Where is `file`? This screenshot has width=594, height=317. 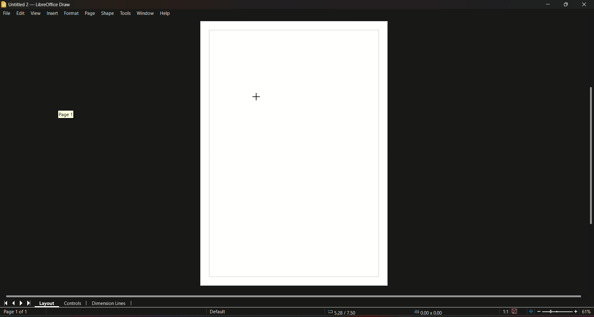 file is located at coordinates (7, 14).